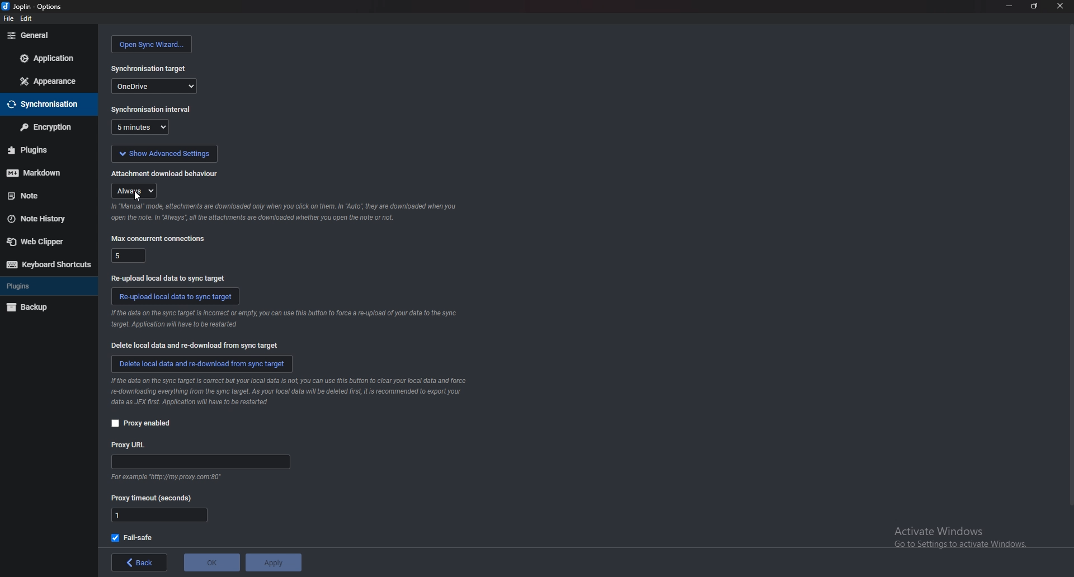 This screenshot has height=577, width=1074. Describe the element at coordinates (195, 345) in the screenshot. I see `delete local data` at that location.